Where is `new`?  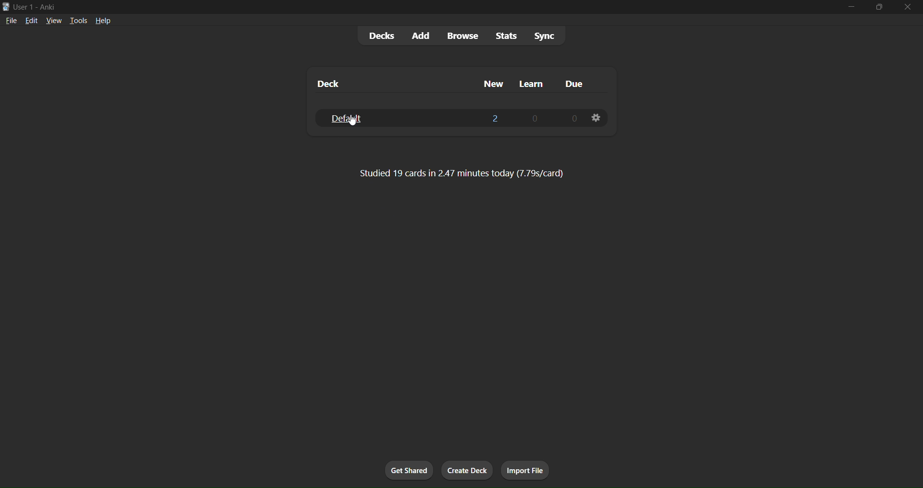 new is located at coordinates (493, 82).